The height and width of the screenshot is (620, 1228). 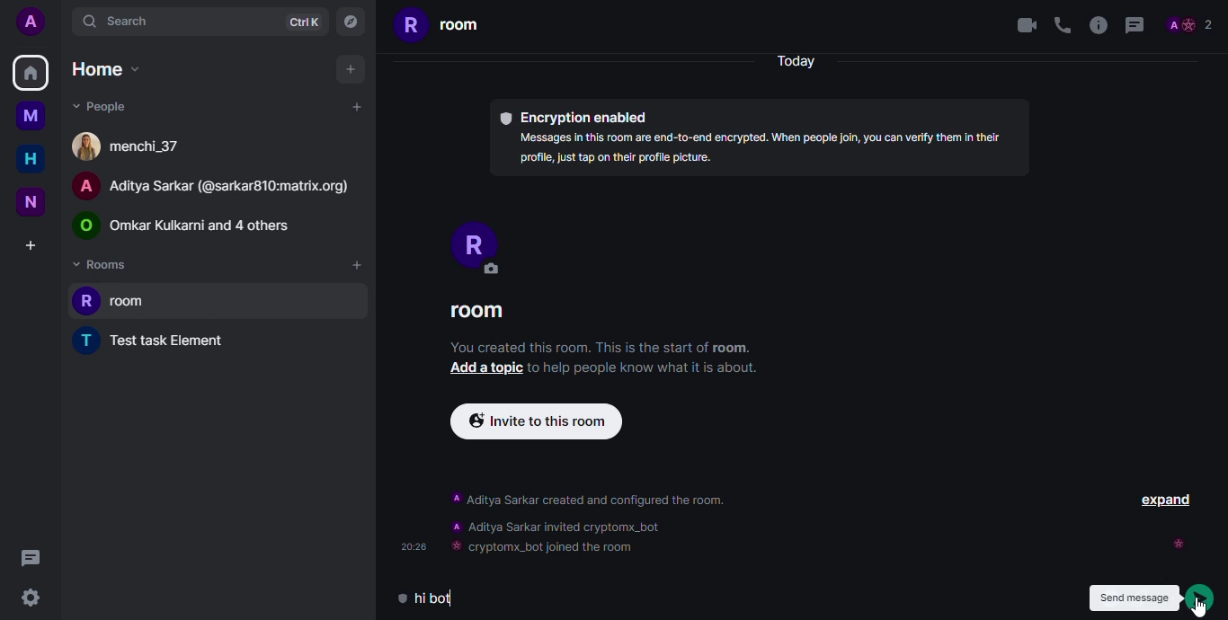 What do you see at coordinates (230, 190) in the screenshot?
I see `Aditya Sarkar (@sarkar810:matrix.org)` at bounding box center [230, 190].